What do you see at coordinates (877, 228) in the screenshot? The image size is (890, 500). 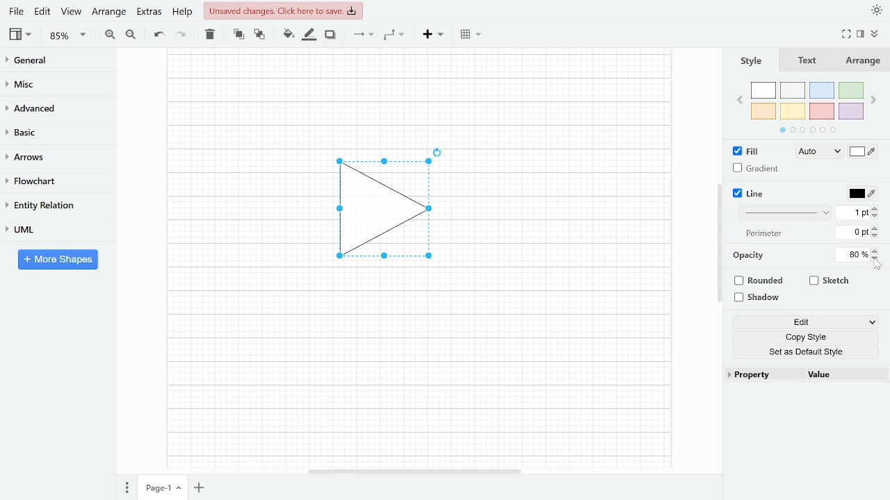 I see `Increase perimeter` at bounding box center [877, 228].